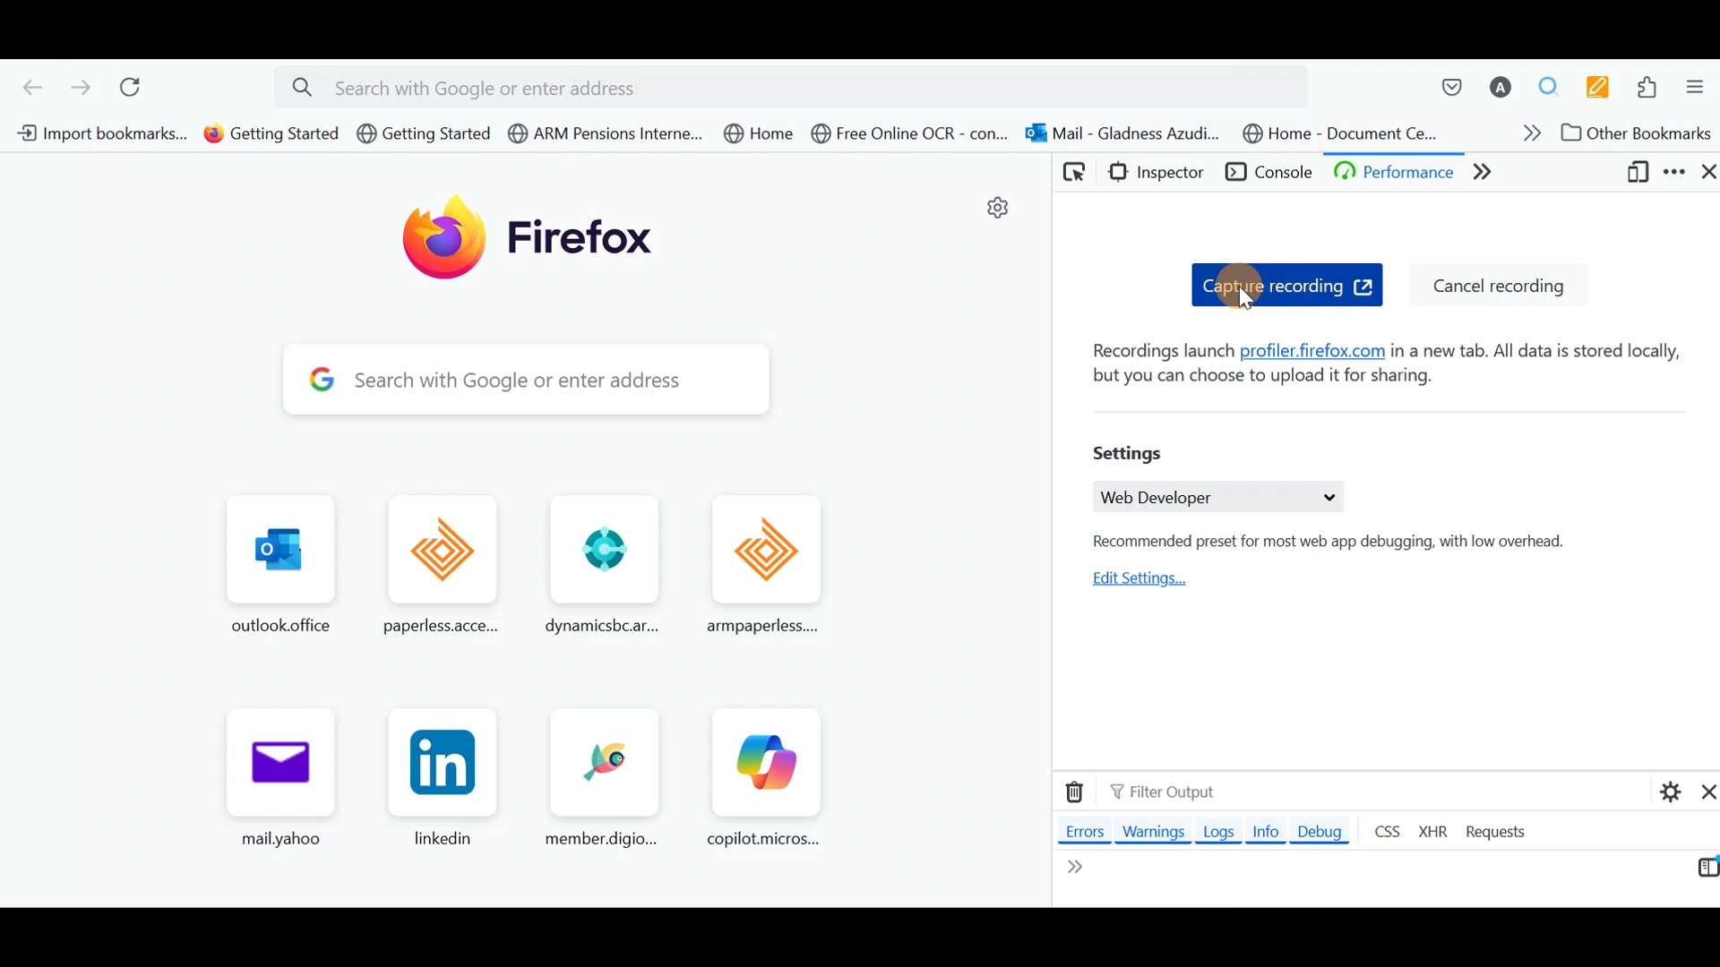 The image size is (1720, 967). Describe the element at coordinates (605, 133) in the screenshot. I see `Bookmark 4` at that location.